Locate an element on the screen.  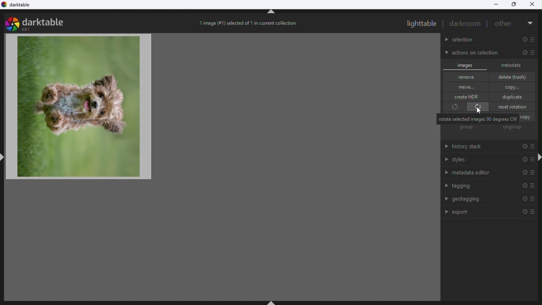
Action on selection is located at coordinates (489, 53).